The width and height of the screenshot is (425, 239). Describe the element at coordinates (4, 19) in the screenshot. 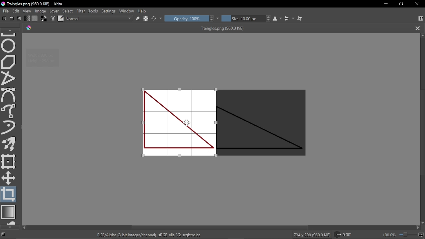

I see `Create new document` at that location.